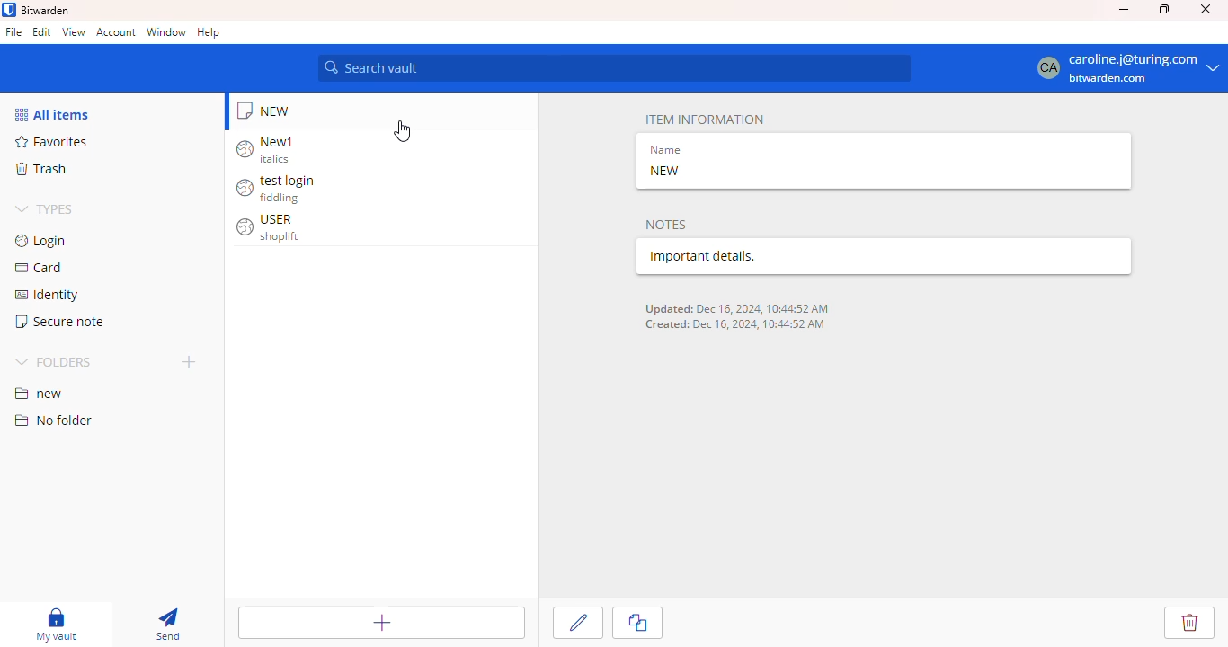 This screenshot has height=647, width=1228. Describe the element at coordinates (1124, 9) in the screenshot. I see `minimize` at that location.